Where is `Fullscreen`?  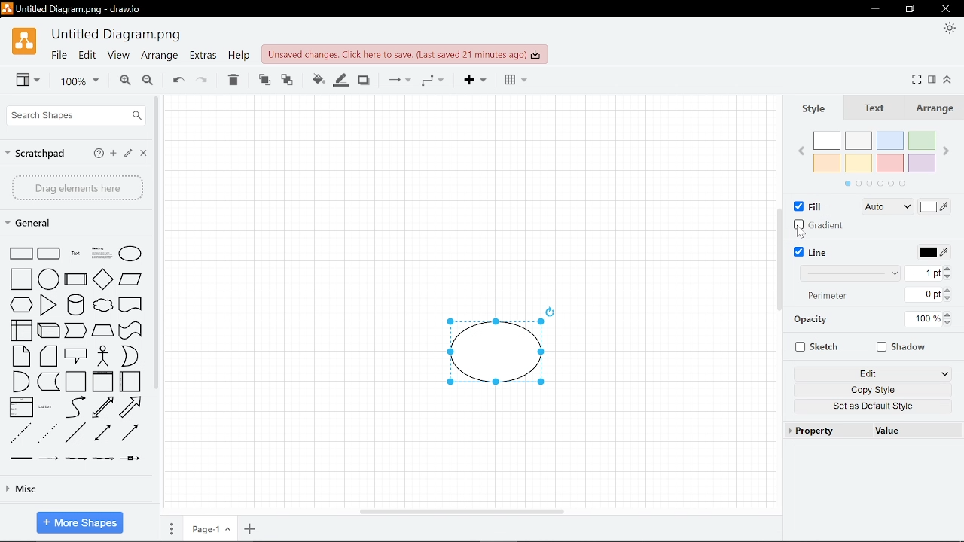
Fullscreen is located at coordinates (918, 79).